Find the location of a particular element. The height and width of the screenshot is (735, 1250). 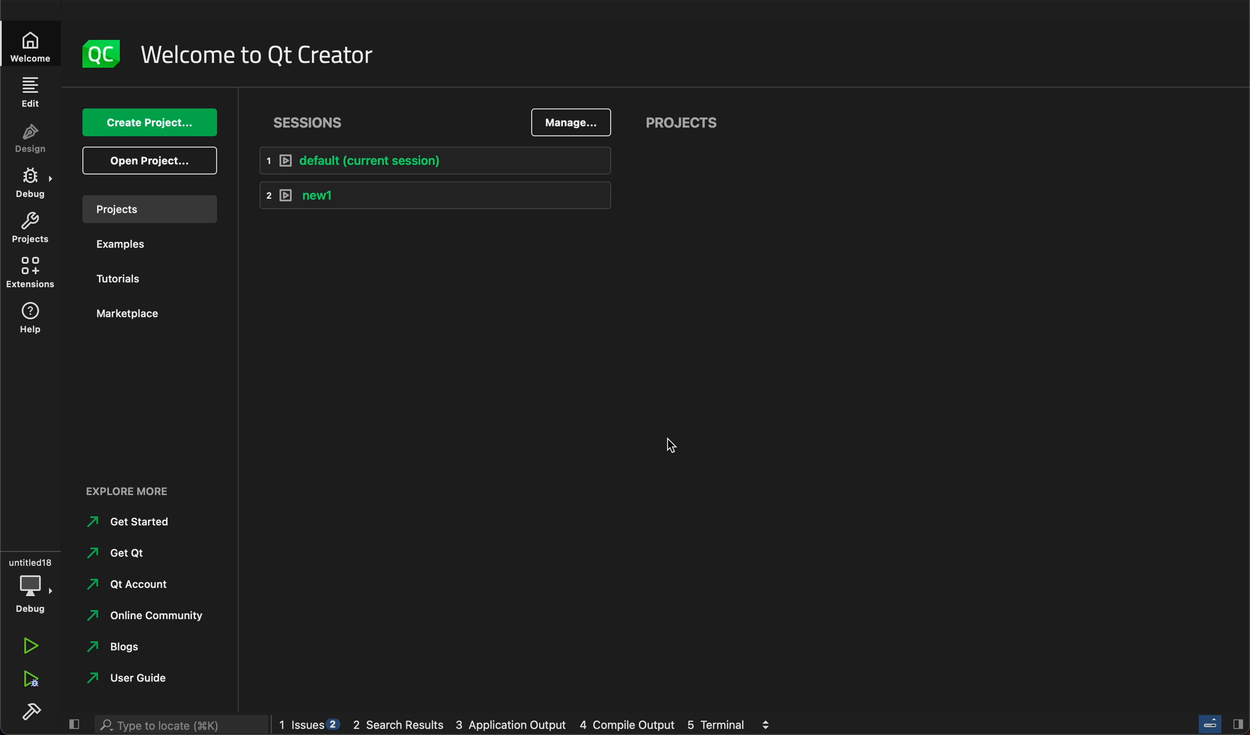

logs is located at coordinates (528, 726).